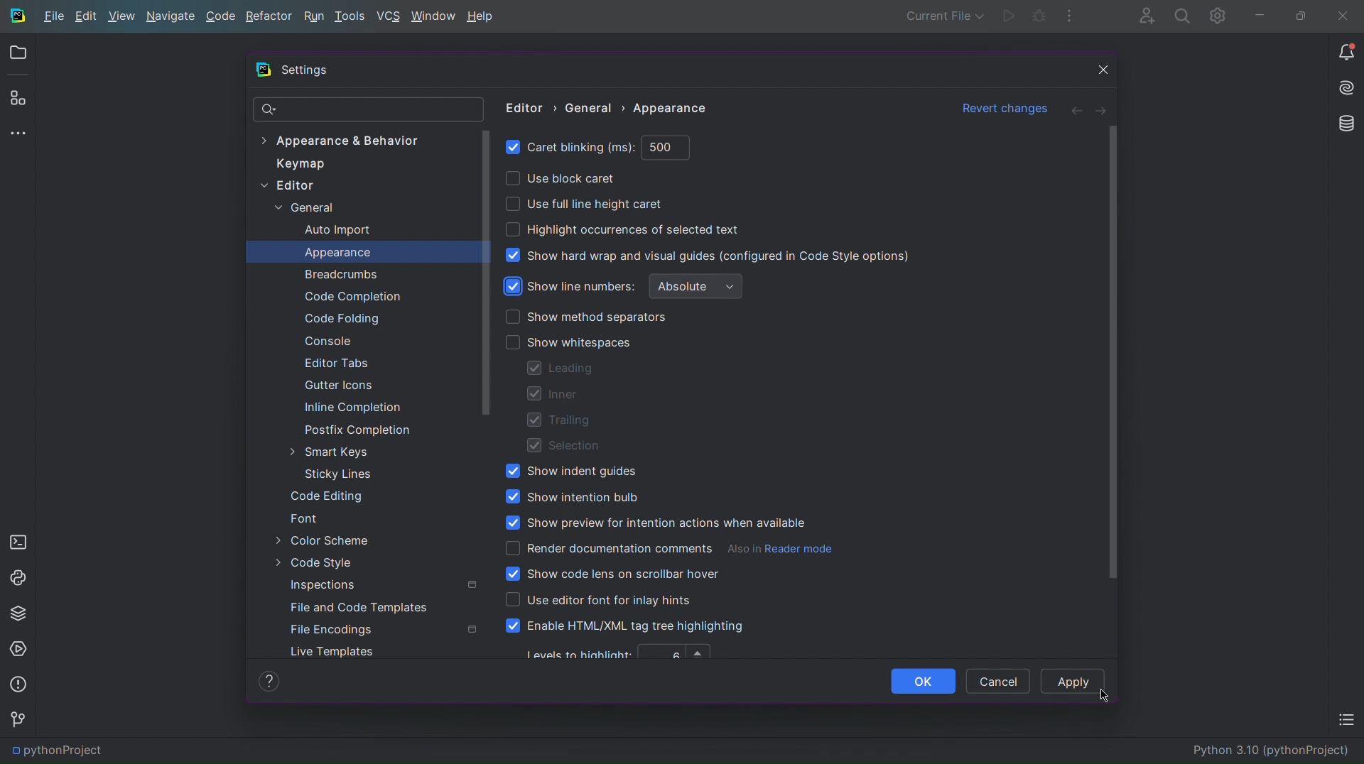 The image size is (1364, 764). Describe the element at coordinates (270, 16) in the screenshot. I see `Refactor` at that location.